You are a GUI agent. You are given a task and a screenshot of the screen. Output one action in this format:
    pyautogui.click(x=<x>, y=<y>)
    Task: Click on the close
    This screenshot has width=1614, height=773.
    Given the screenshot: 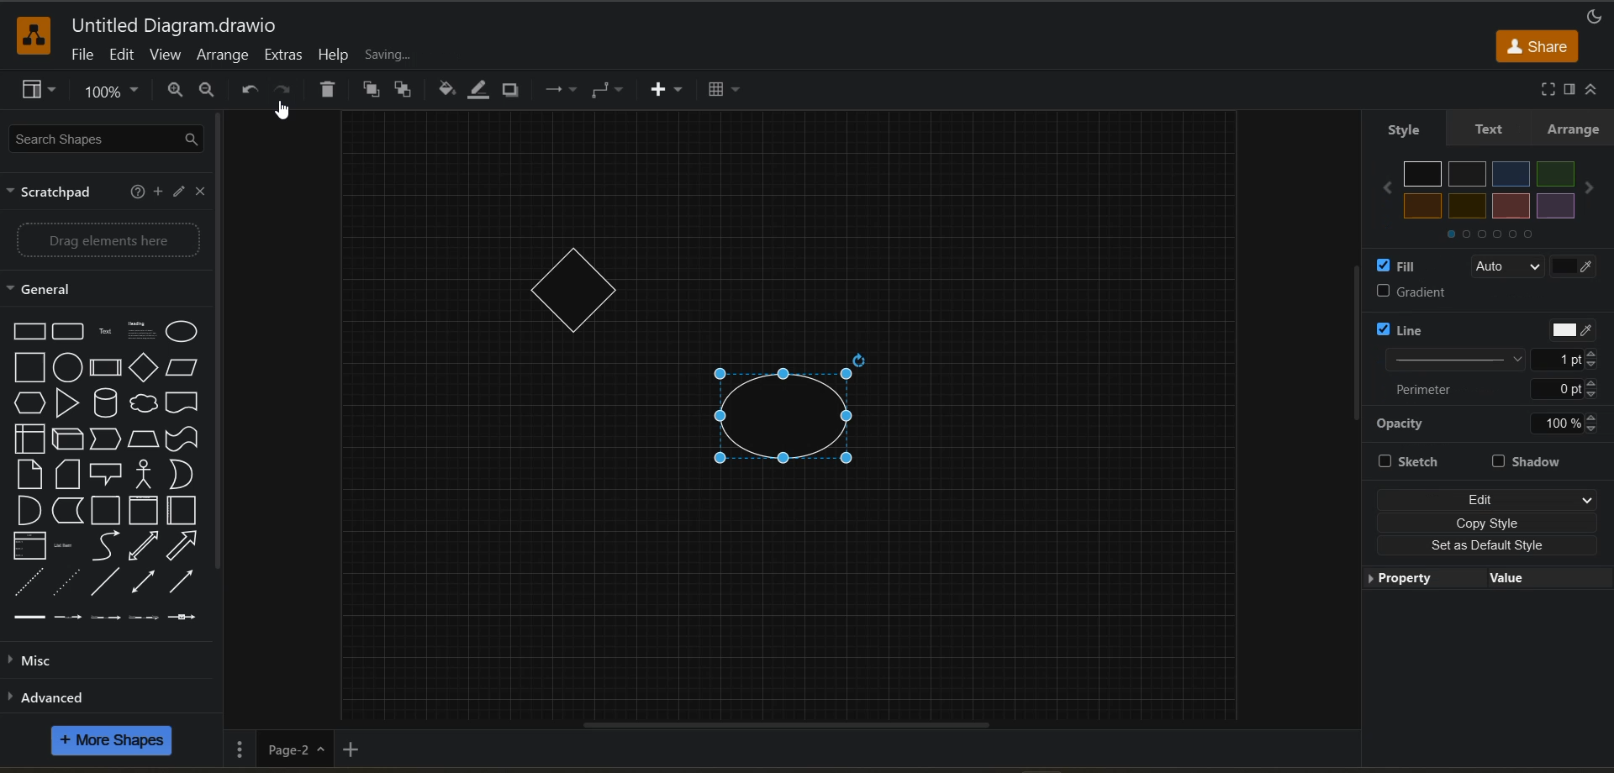 What is the action you would take?
    pyautogui.click(x=199, y=192)
    